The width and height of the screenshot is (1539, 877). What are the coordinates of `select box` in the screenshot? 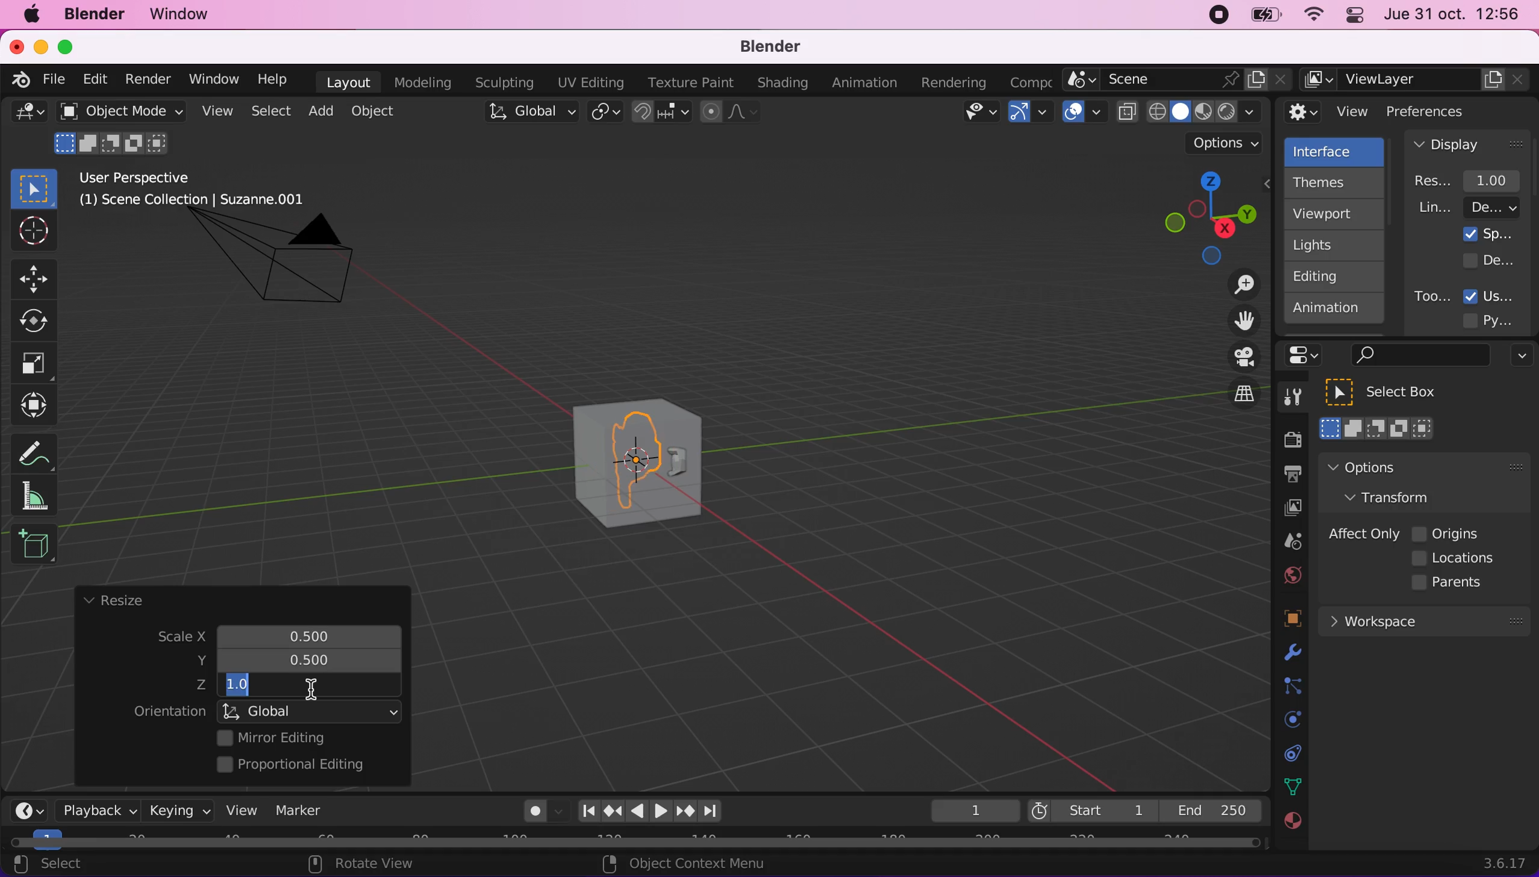 It's located at (34, 188).